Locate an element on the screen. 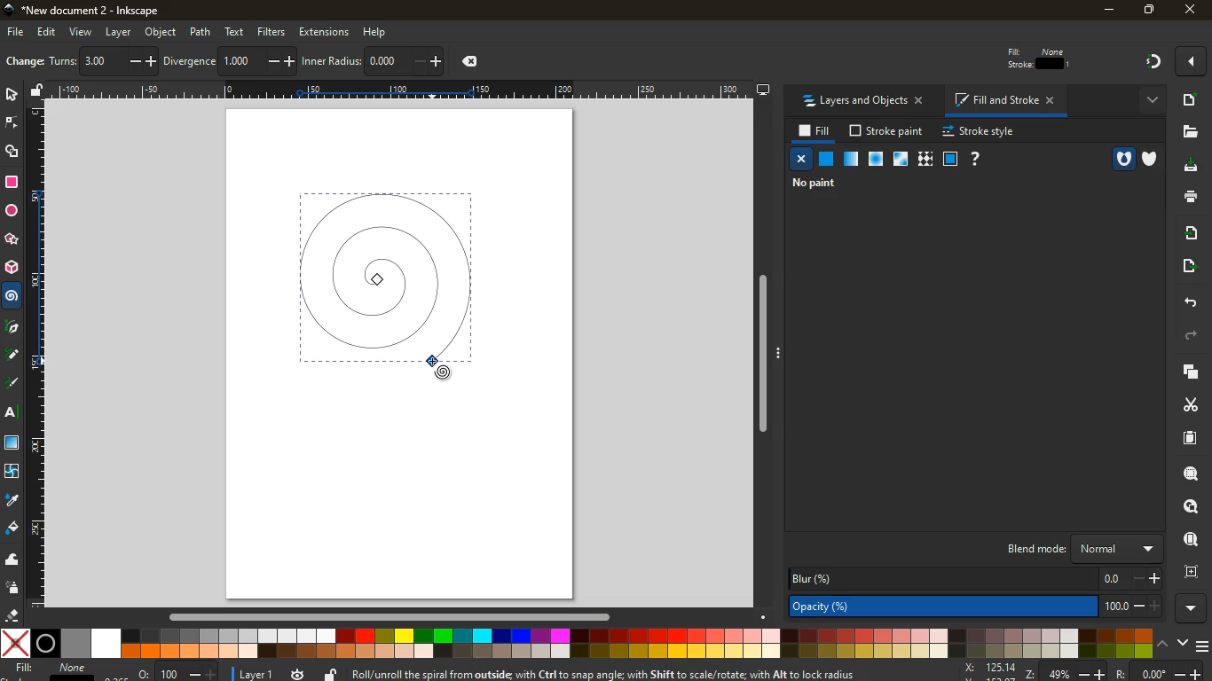 The width and height of the screenshot is (1212, 681). star is located at coordinates (10, 239).